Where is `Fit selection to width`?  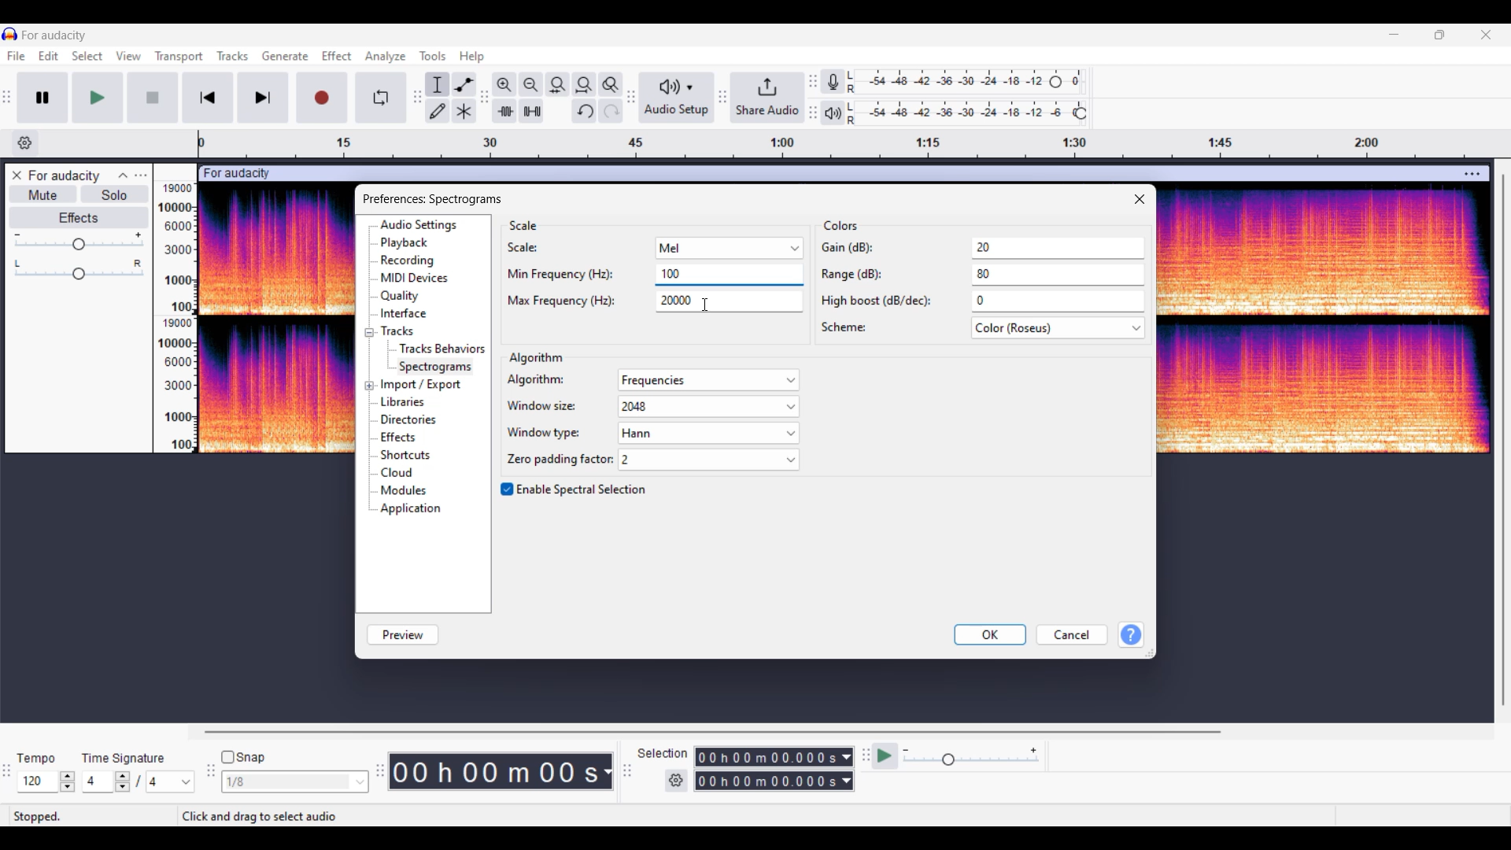 Fit selection to width is located at coordinates (559, 85).